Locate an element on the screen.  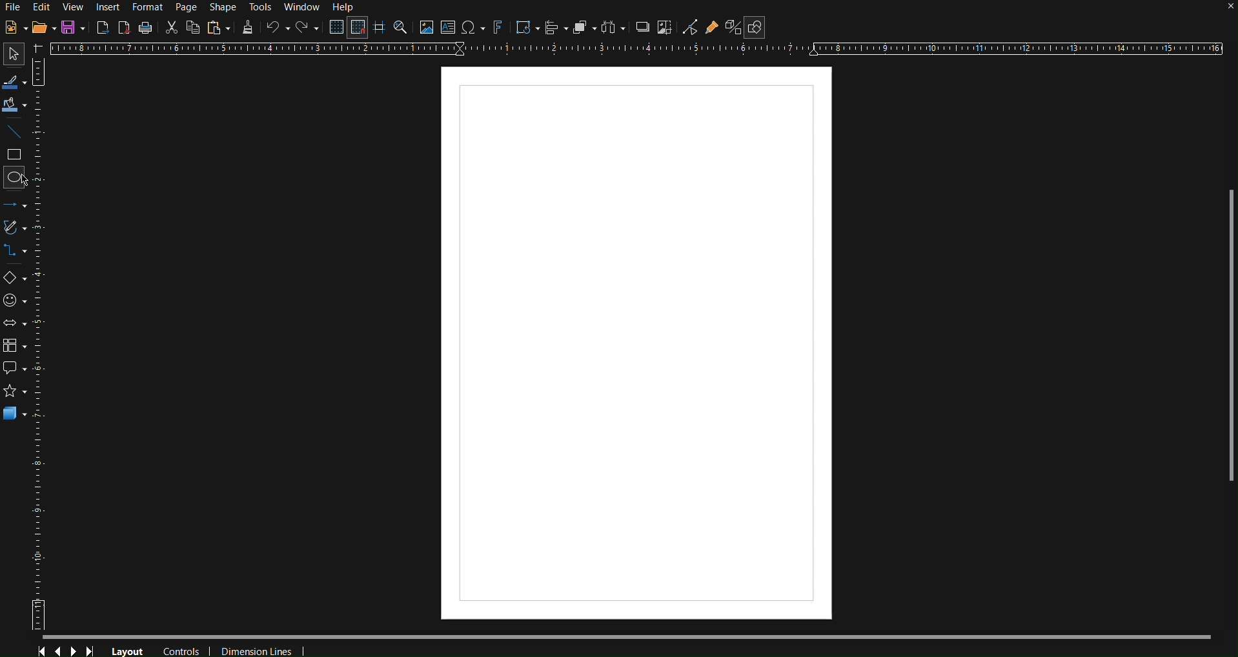
Ellipse is located at coordinates (17, 177).